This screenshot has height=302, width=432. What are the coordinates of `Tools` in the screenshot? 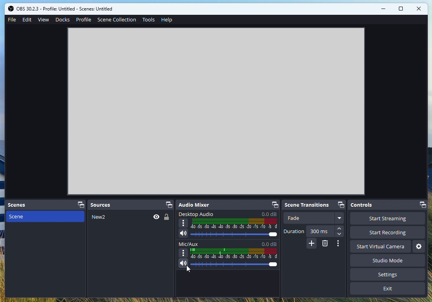 It's located at (149, 20).